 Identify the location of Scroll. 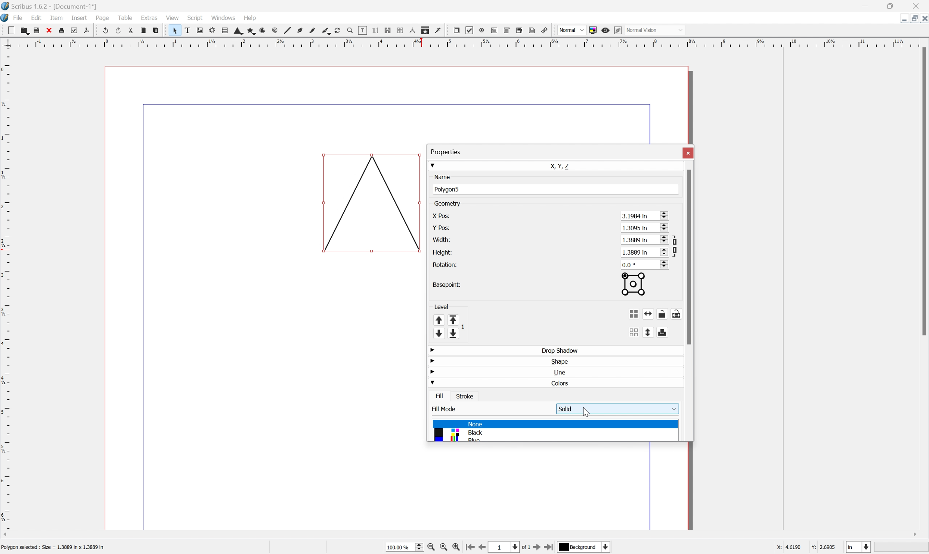
(673, 228).